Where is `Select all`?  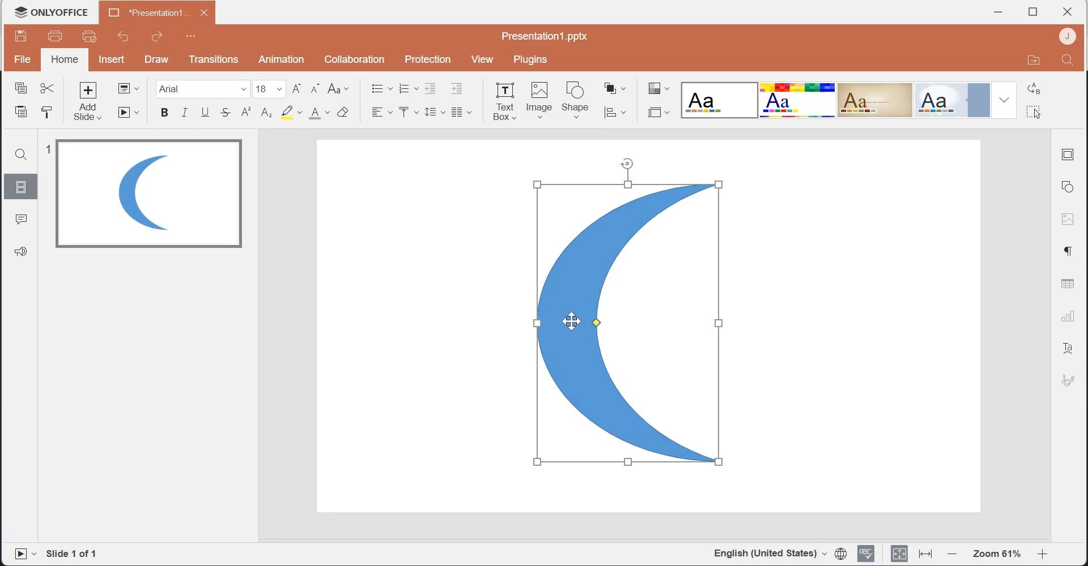
Select all is located at coordinates (1039, 110).